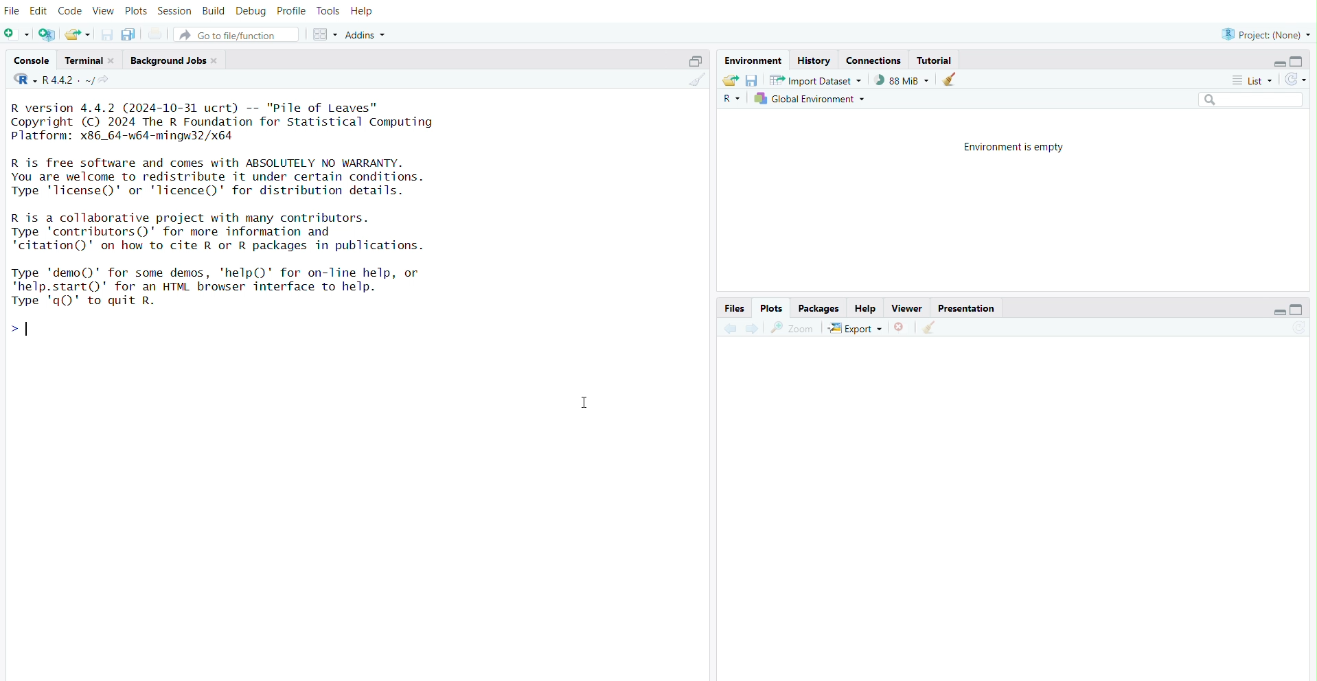 This screenshot has width=1317, height=681. Describe the element at coordinates (908, 308) in the screenshot. I see `viewer` at that location.